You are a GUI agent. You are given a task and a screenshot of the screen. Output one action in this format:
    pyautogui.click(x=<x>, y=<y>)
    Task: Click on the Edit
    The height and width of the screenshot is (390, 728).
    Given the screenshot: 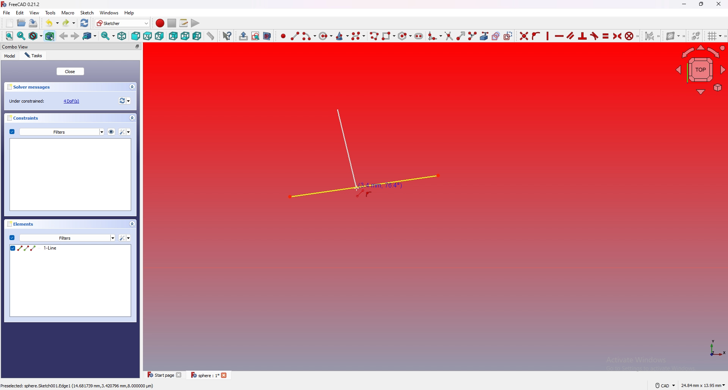 What is the action you would take?
    pyautogui.click(x=20, y=13)
    